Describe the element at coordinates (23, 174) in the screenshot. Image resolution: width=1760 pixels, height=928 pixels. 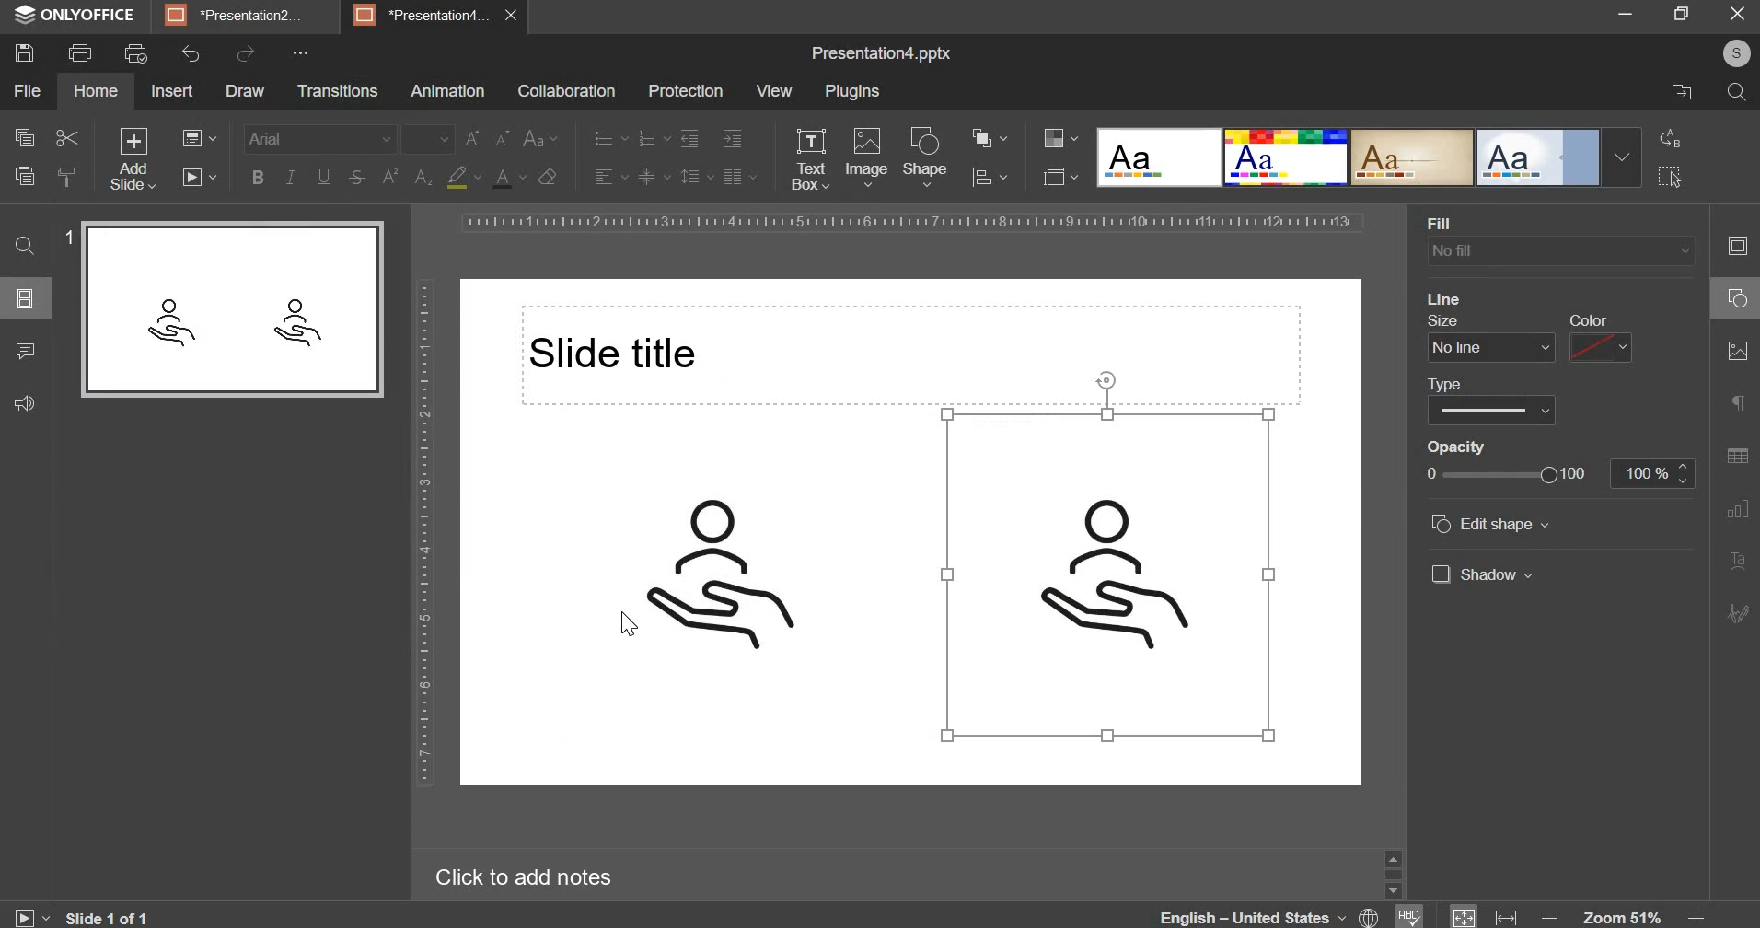
I see `paste` at that location.